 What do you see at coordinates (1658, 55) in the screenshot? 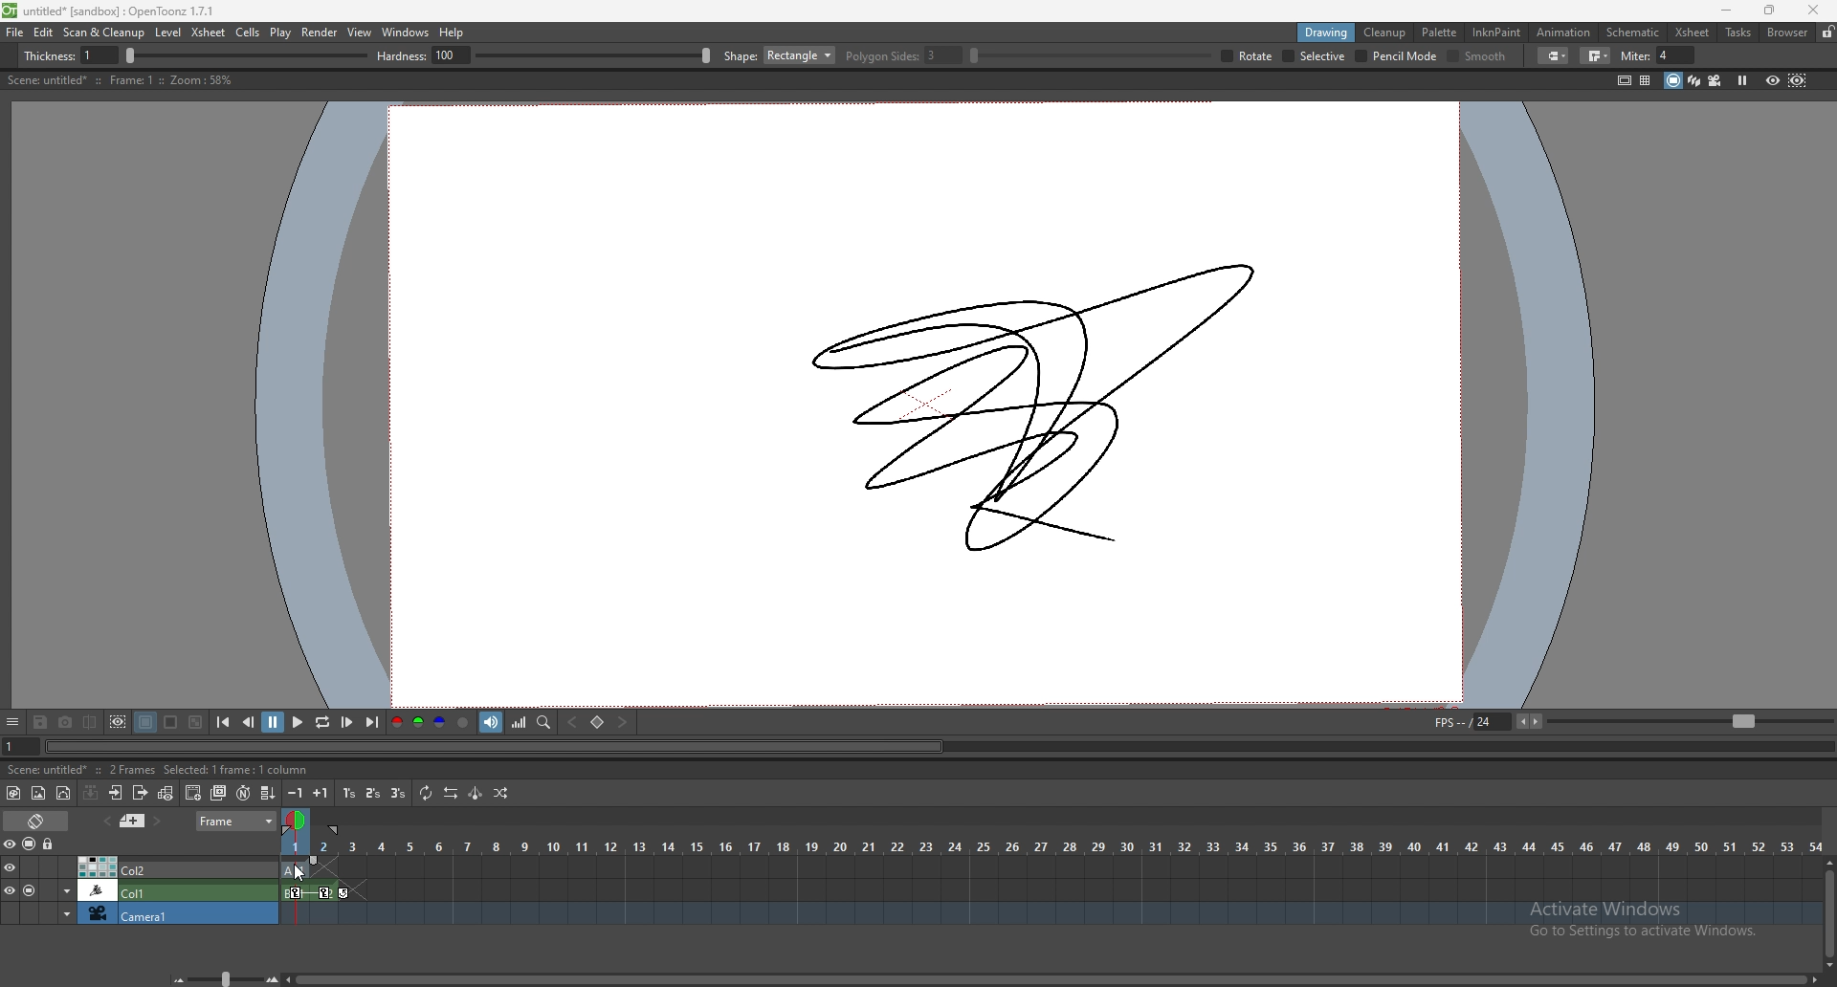
I see `miter` at bounding box center [1658, 55].